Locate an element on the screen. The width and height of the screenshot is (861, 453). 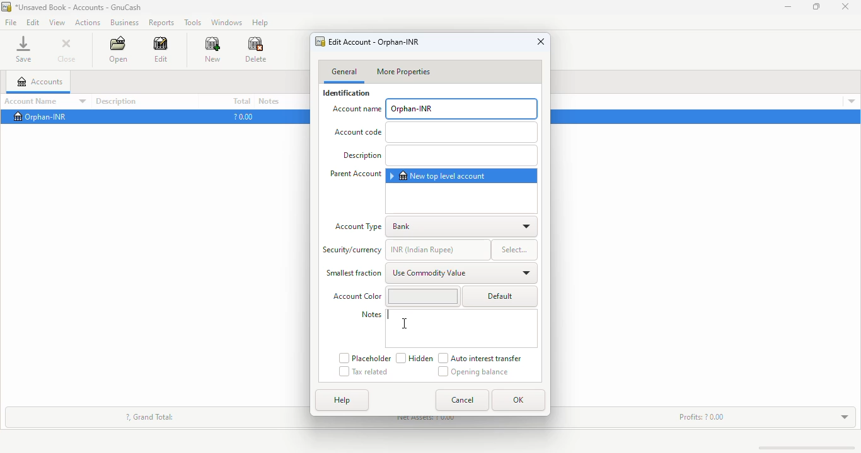
close is located at coordinates (541, 41).